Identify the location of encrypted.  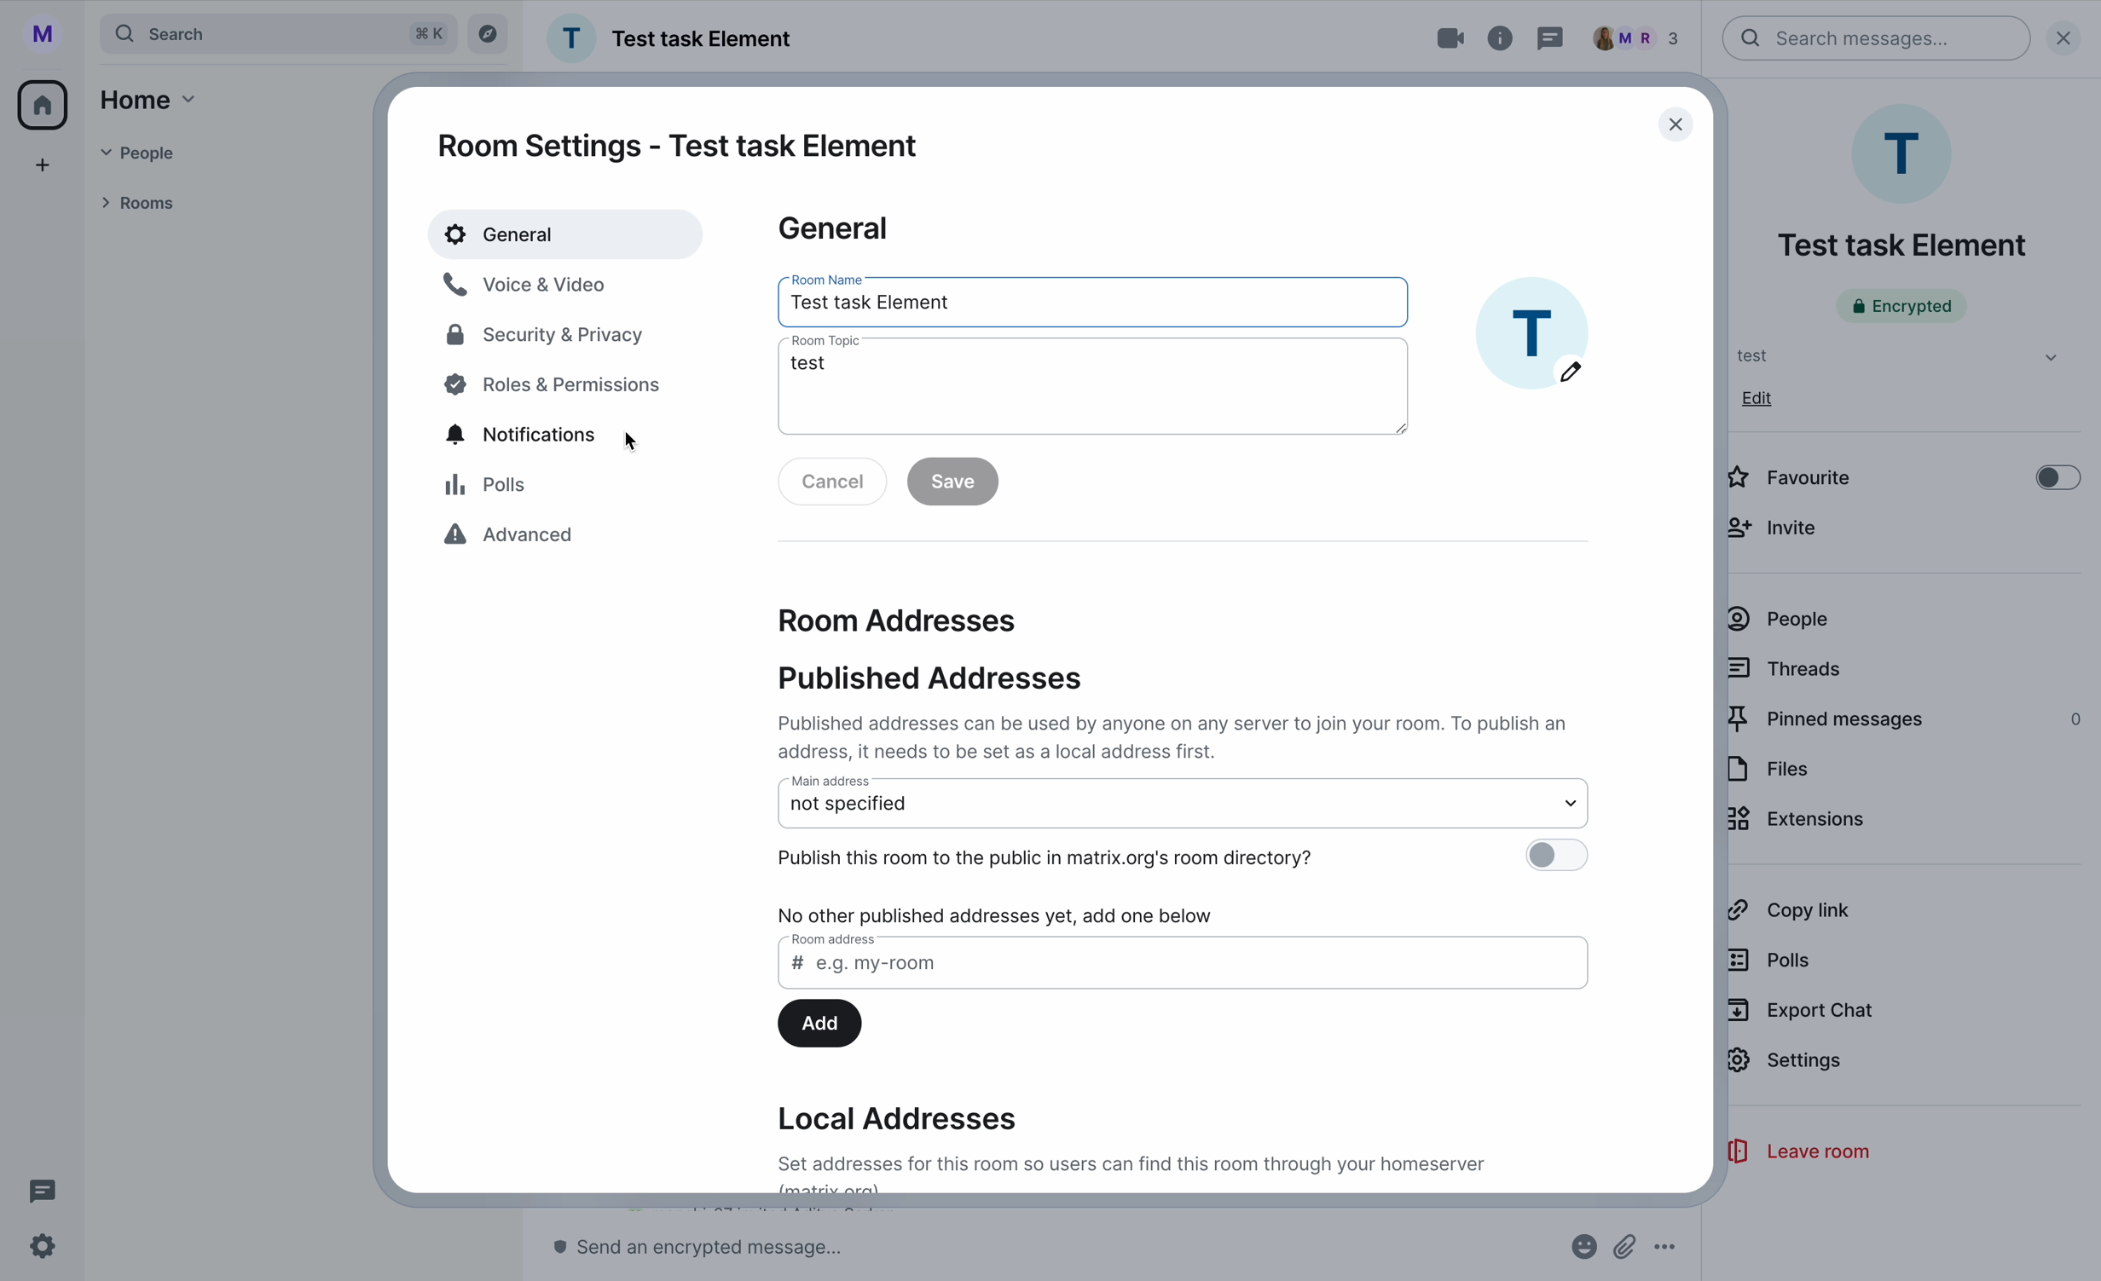
(1901, 306).